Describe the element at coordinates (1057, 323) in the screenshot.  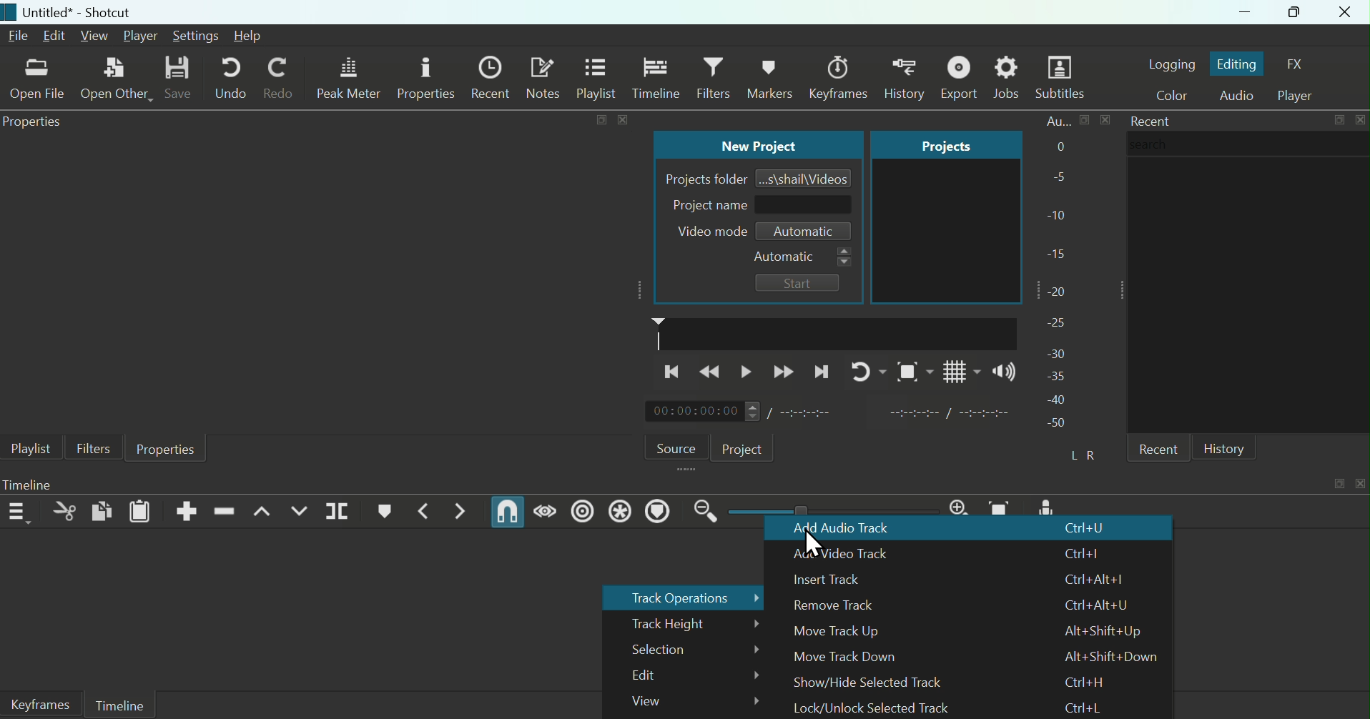
I see `-25` at that location.